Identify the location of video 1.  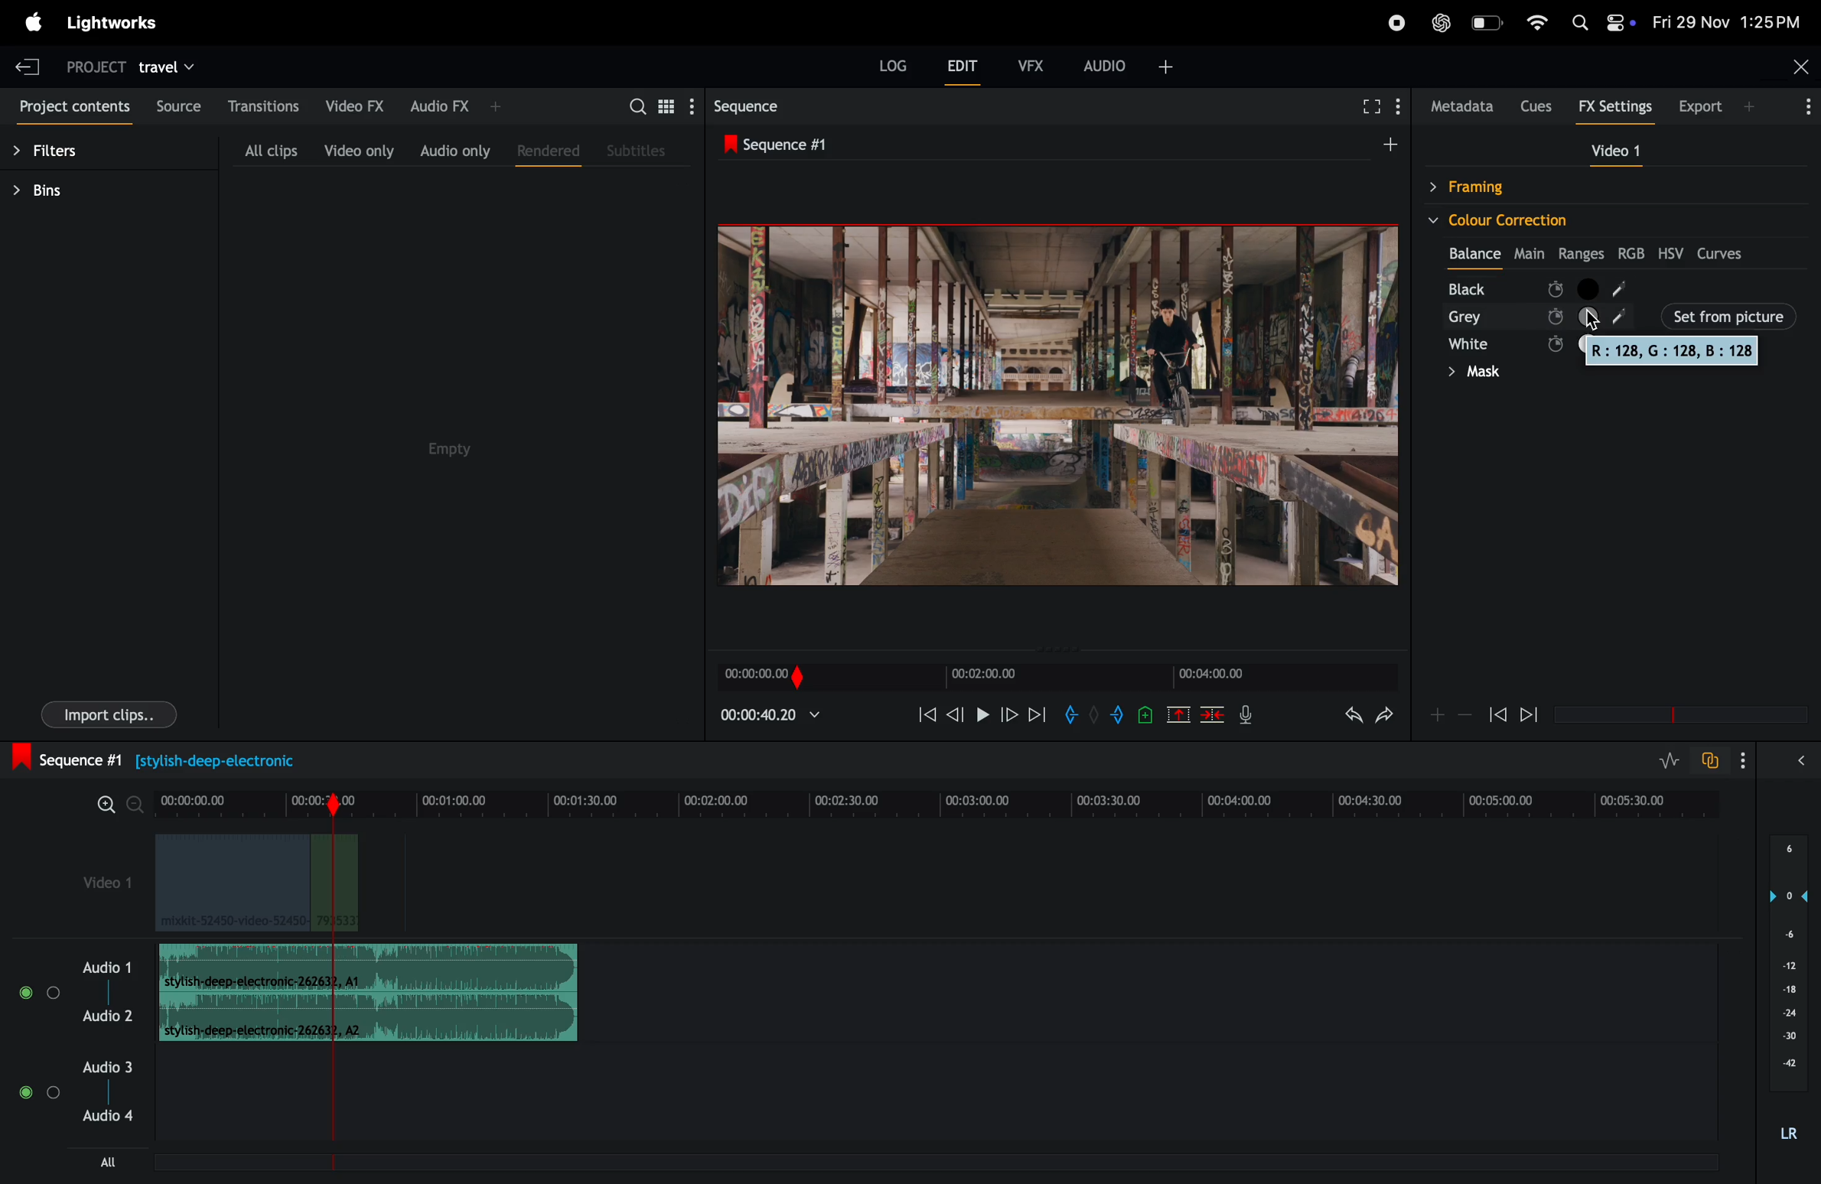
(1610, 150).